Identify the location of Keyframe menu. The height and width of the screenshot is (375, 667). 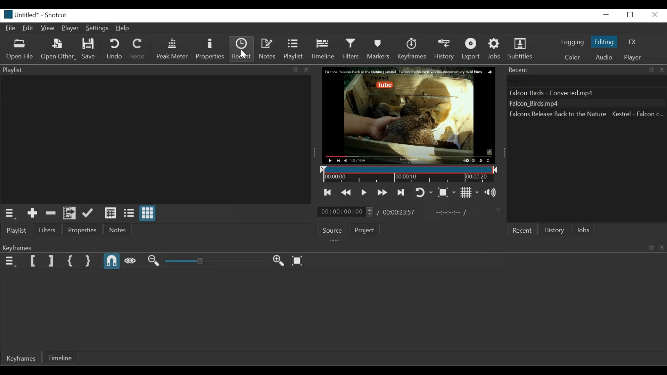
(10, 261).